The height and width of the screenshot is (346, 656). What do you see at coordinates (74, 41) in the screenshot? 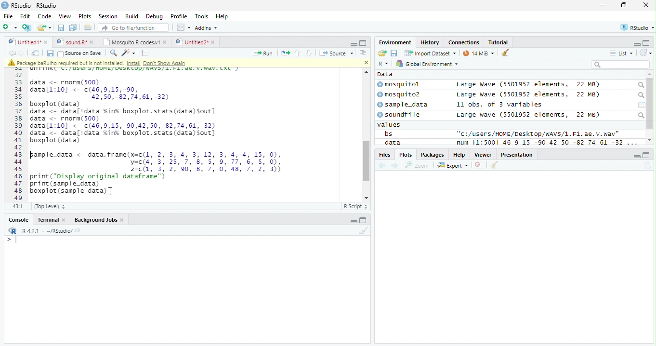
I see `sound.R*` at bounding box center [74, 41].